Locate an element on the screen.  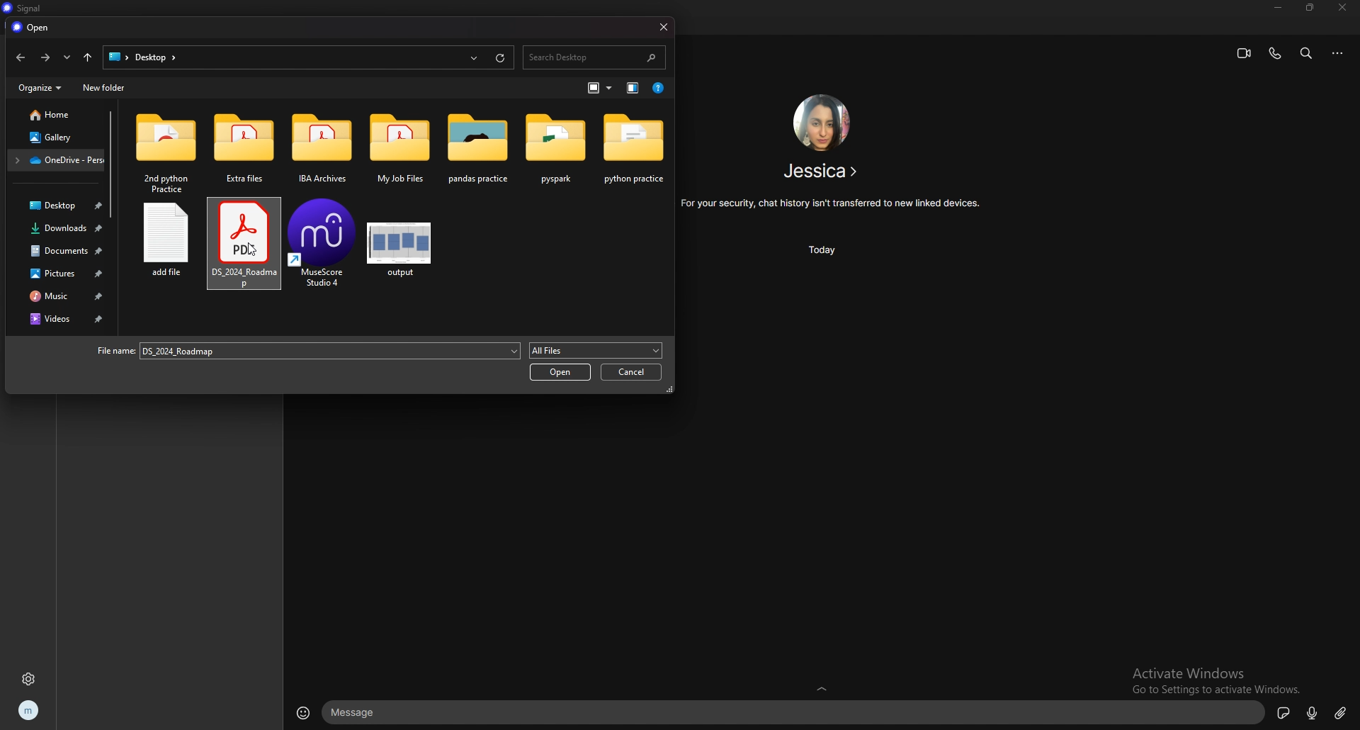
change view is located at coordinates (634, 88).